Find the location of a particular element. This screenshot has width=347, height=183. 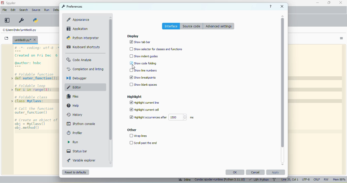

help is located at coordinates (73, 105).